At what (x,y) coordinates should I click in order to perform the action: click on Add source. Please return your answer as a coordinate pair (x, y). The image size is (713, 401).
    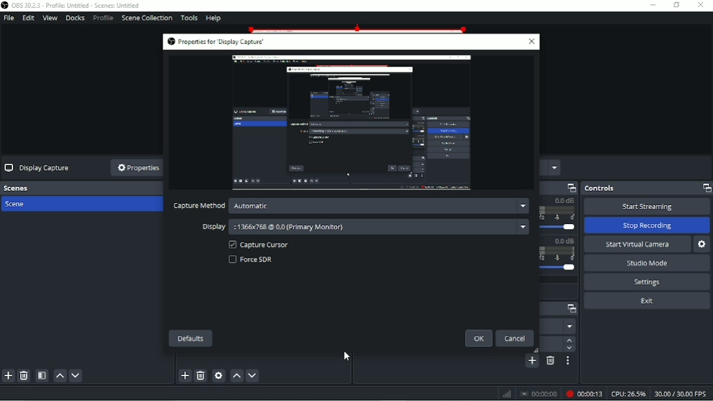
    Looking at the image, I should click on (184, 376).